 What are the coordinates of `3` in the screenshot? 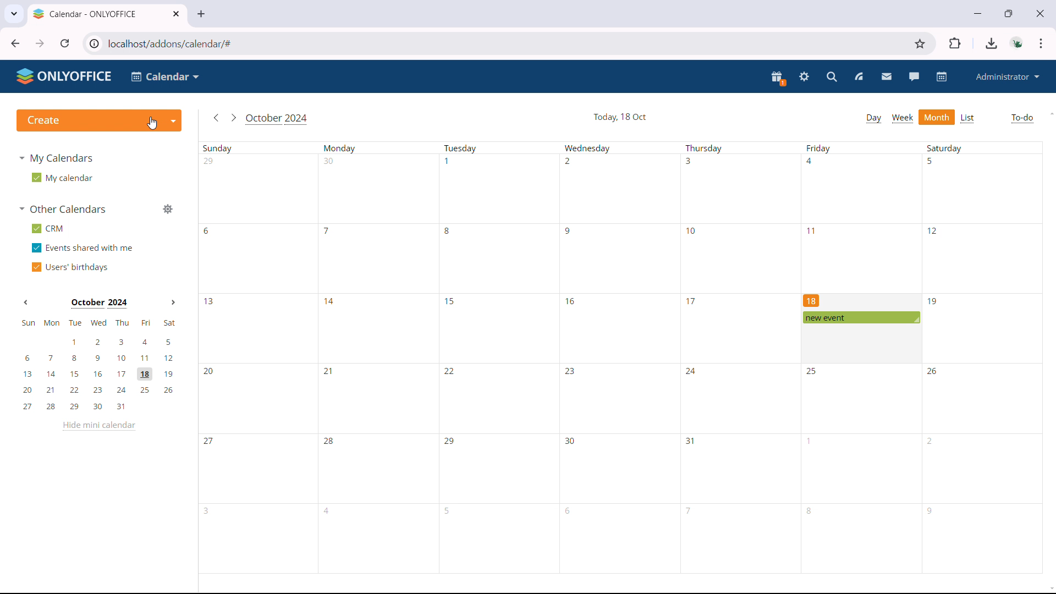 It's located at (689, 161).